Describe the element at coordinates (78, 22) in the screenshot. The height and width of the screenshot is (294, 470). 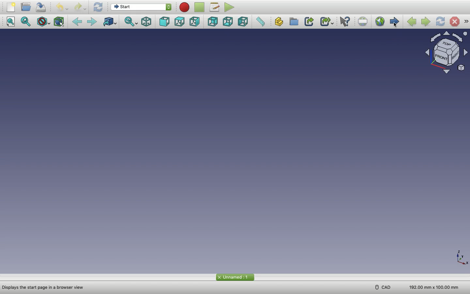
I see `Back` at that location.